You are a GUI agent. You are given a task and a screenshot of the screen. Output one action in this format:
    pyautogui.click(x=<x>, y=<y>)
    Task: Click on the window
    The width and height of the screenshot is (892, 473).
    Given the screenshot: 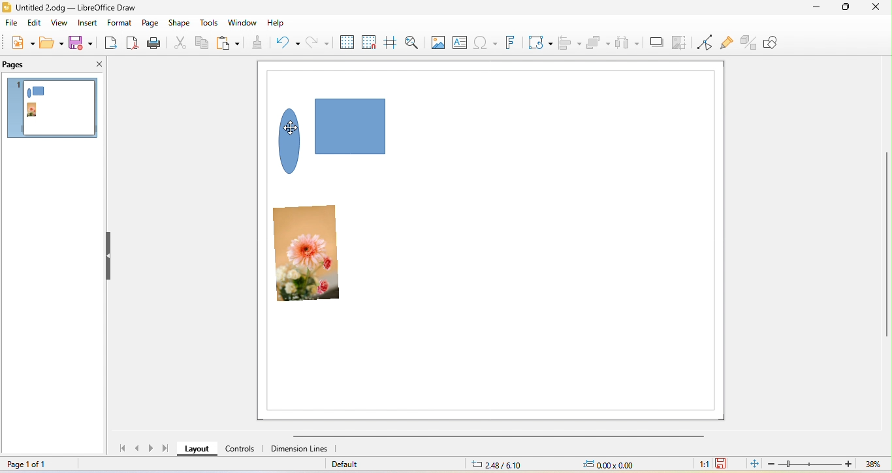 What is the action you would take?
    pyautogui.click(x=242, y=22)
    